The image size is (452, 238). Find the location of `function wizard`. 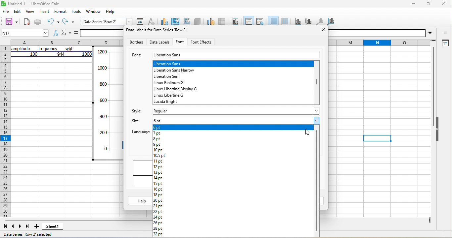

function wizard is located at coordinates (54, 33).